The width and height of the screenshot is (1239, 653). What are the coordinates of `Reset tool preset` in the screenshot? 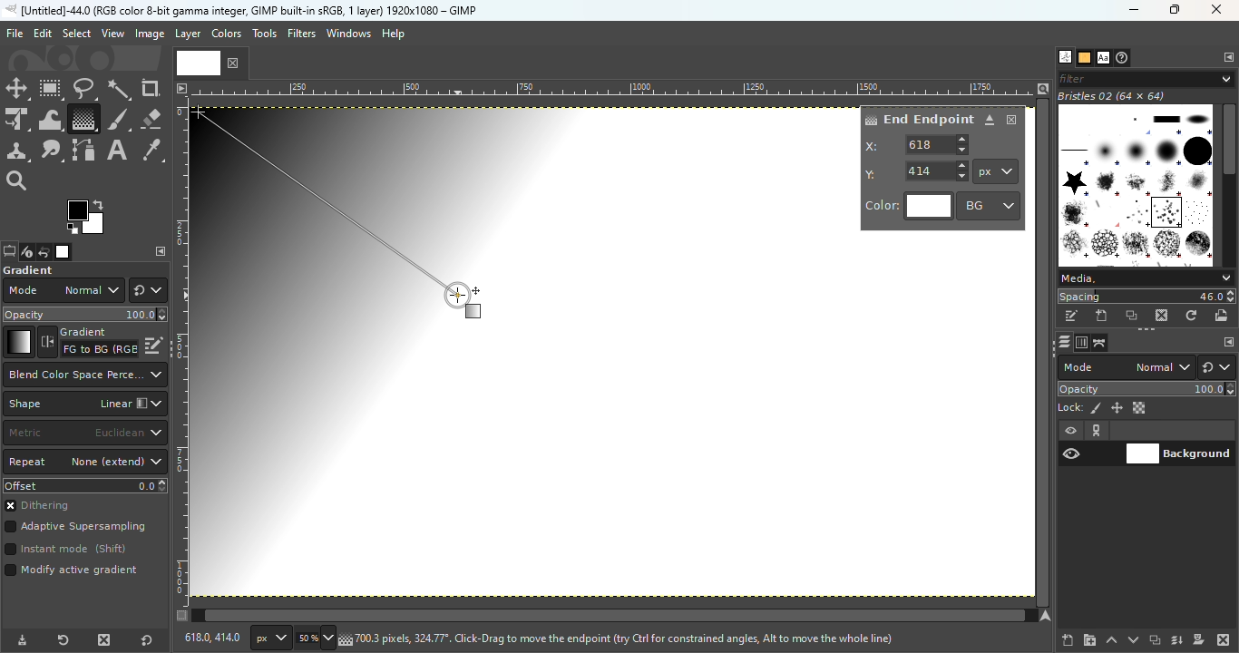 It's located at (61, 641).